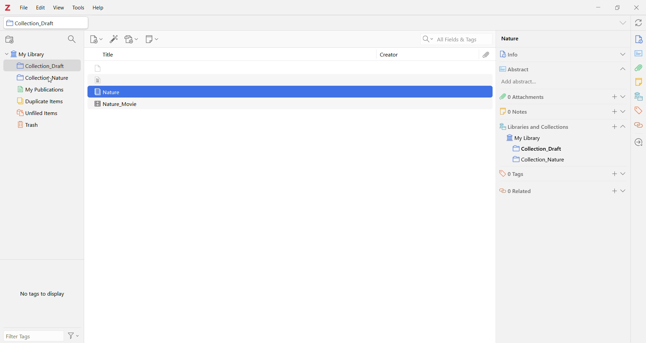 The image size is (646, 343). Describe the element at coordinates (624, 97) in the screenshot. I see `Expand Section` at that location.